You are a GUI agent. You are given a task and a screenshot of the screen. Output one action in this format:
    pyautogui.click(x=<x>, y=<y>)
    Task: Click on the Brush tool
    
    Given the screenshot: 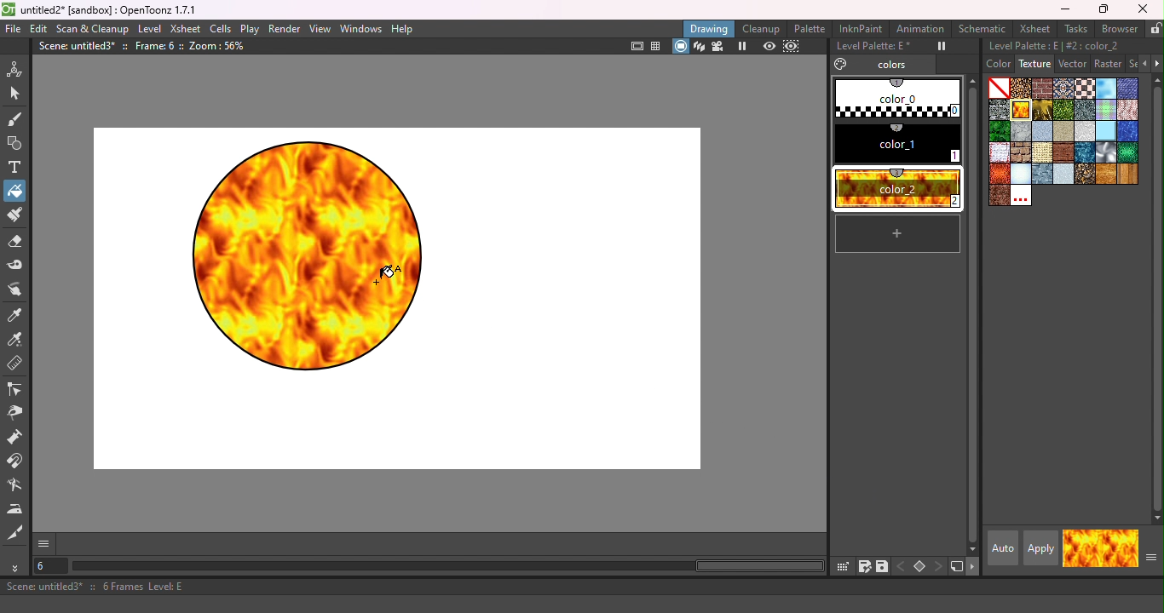 What is the action you would take?
    pyautogui.click(x=16, y=119)
    